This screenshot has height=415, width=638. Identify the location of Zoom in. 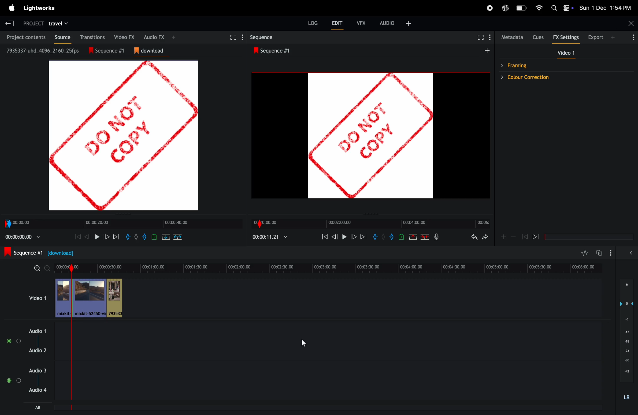
(37, 268).